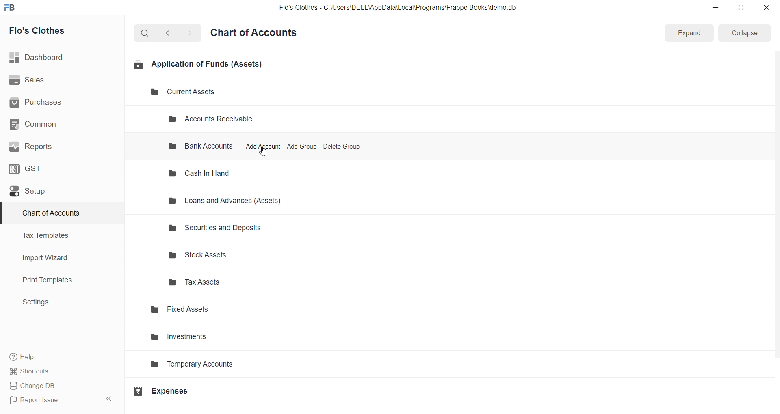  I want to click on Help, so click(59, 356).